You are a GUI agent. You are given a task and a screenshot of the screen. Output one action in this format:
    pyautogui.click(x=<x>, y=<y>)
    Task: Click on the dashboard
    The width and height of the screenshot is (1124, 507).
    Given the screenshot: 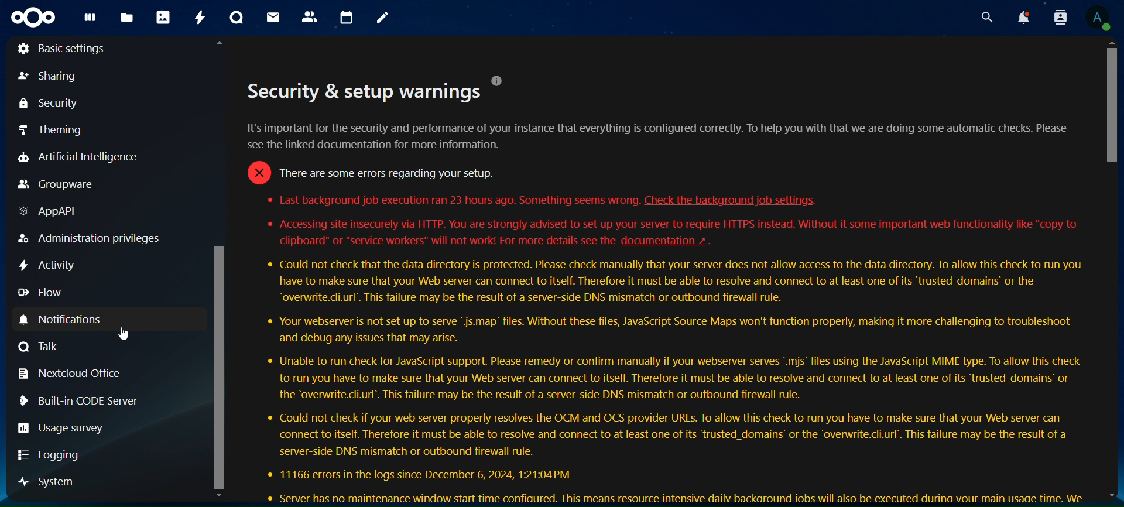 What is the action you would take?
    pyautogui.click(x=91, y=19)
    